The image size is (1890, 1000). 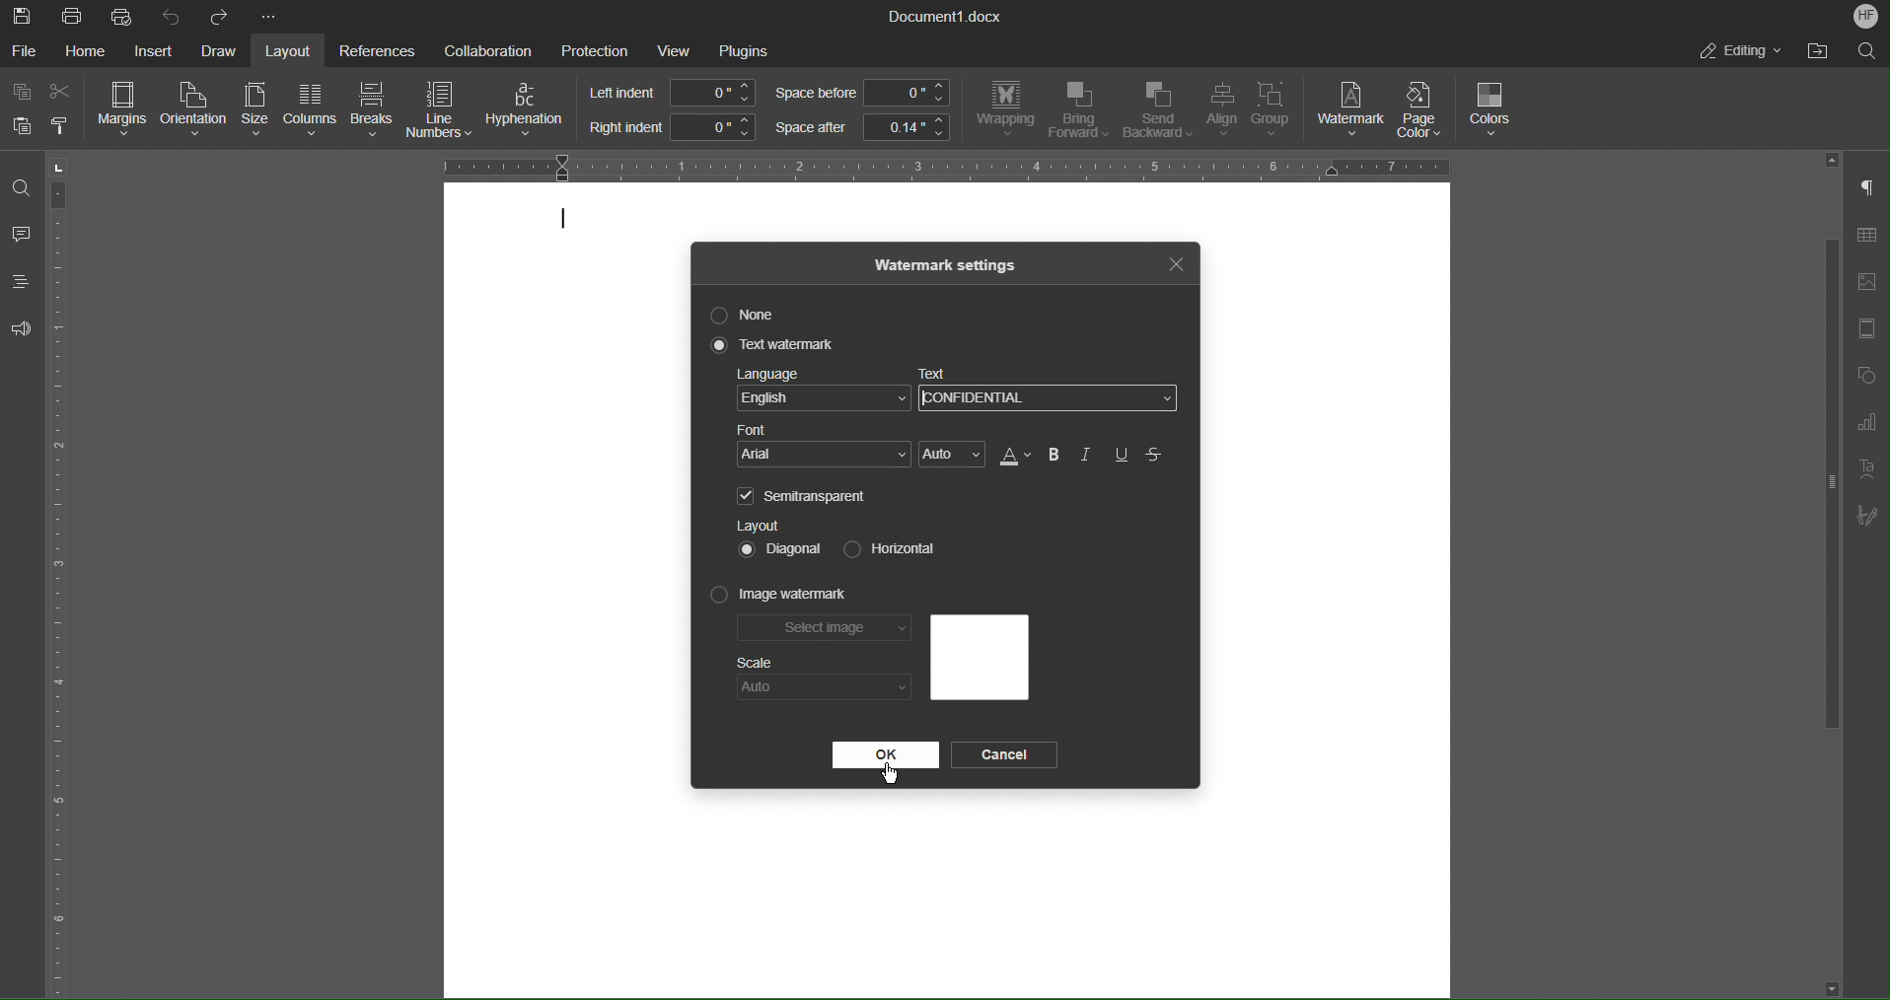 What do you see at coordinates (20, 281) in the screenshot?
I see `Headings` at bounding box center [20, 281].